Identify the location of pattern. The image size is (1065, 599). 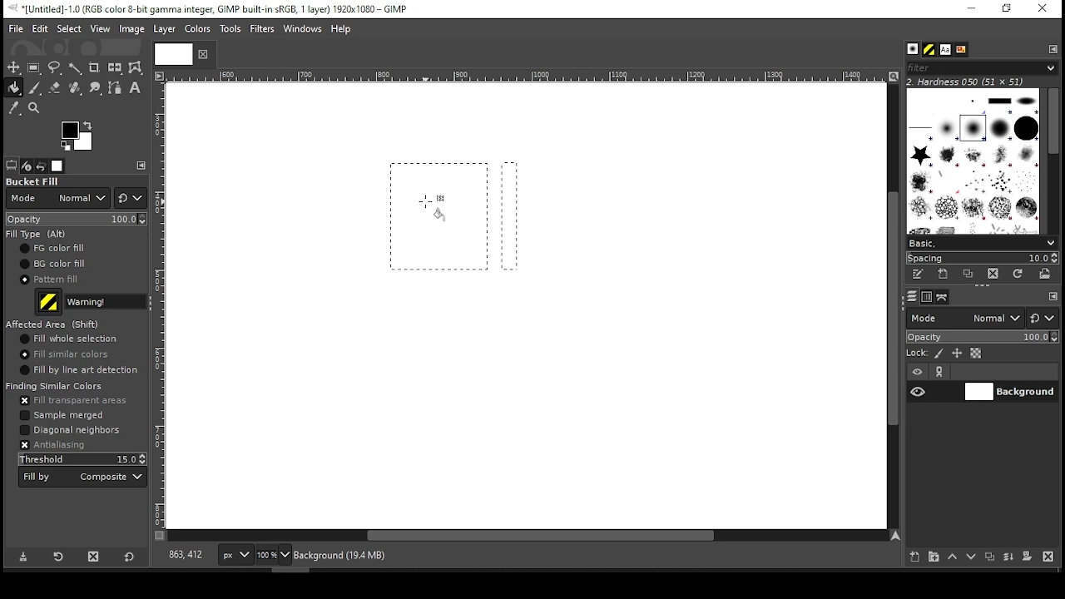
(929, 50).